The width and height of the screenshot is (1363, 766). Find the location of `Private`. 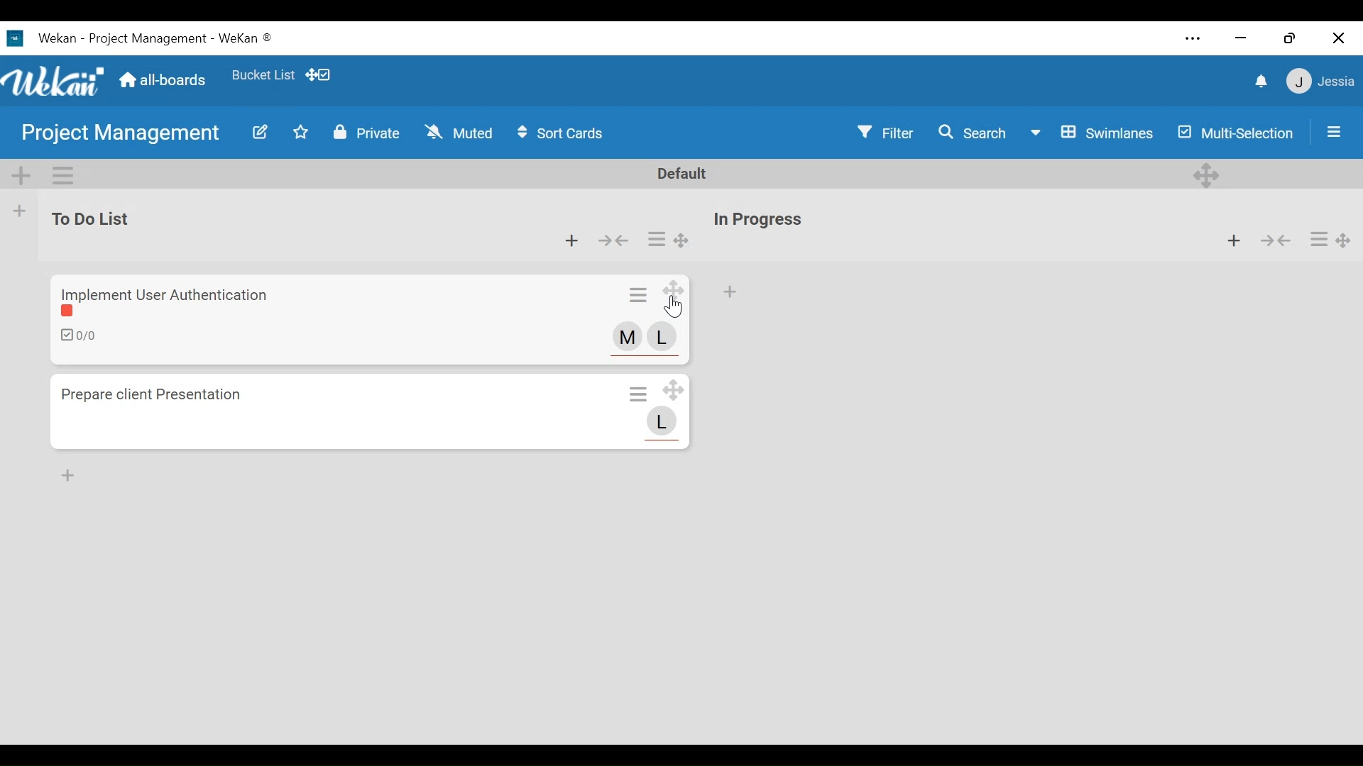

Private is located at coordinates (368, 132).